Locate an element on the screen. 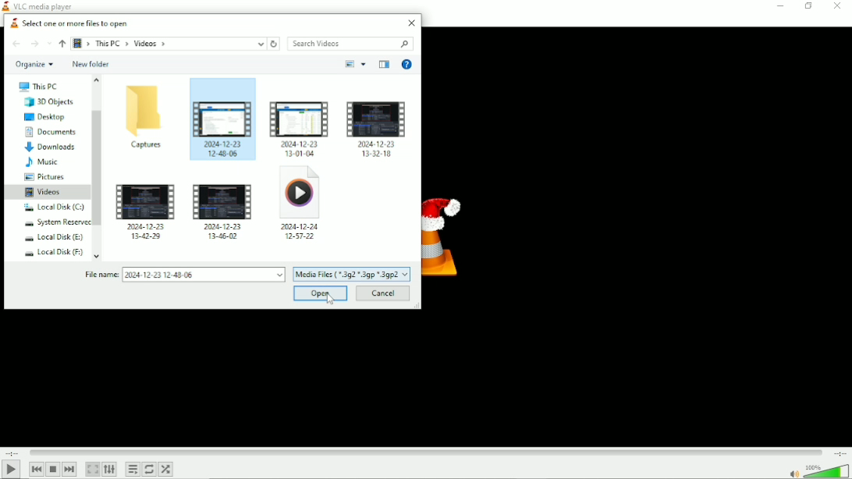 Image resolution: width=852 pixels, height=479 pixels. Select one or more files to open is located at coordinates (66, 22).